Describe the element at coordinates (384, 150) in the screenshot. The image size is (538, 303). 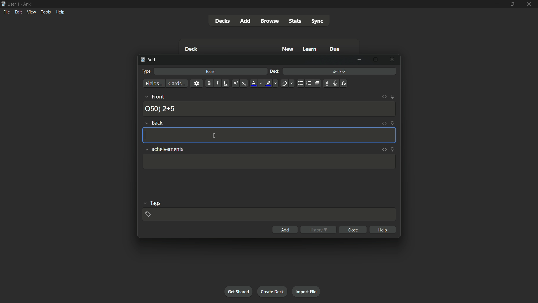
I see `toggle html editor` at that location.